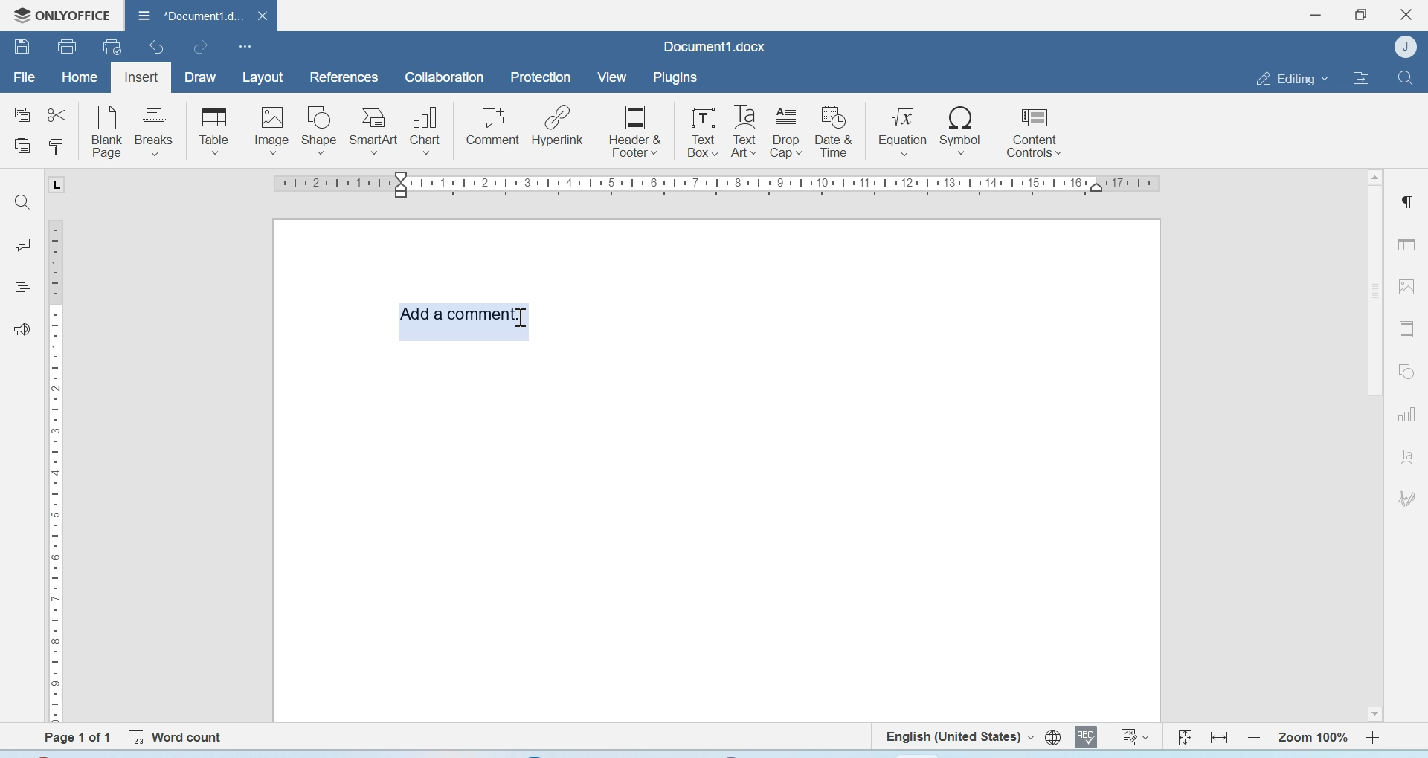 This screenshot has width=1428, height=758. I want to click on Set text language, so click(957, 736).